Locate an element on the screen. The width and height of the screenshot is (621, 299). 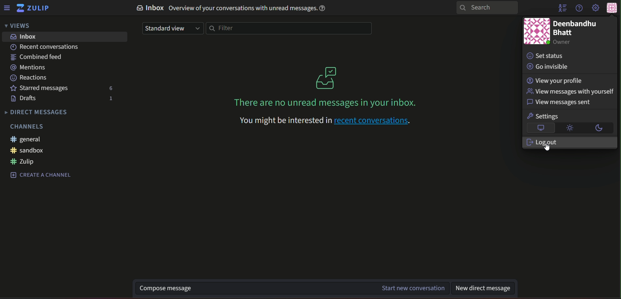
text is located at coordinates (41, 89).